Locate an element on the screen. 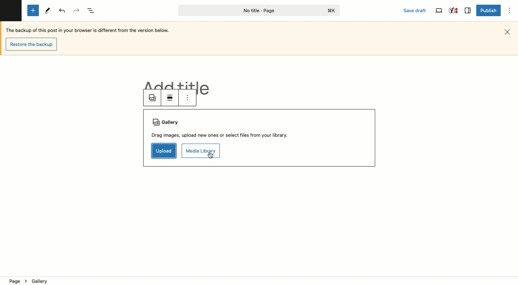  Save draft is located at coordinates (416, 11).